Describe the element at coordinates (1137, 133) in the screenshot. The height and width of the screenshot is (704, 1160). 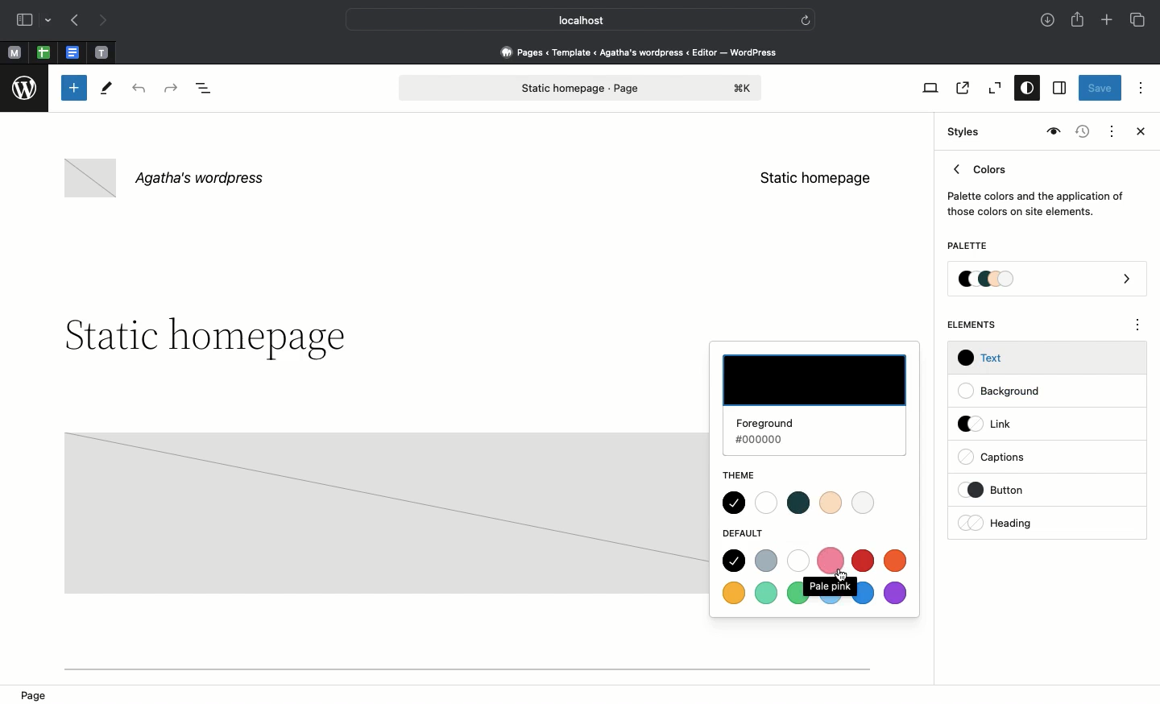
I see `Close` at that location.